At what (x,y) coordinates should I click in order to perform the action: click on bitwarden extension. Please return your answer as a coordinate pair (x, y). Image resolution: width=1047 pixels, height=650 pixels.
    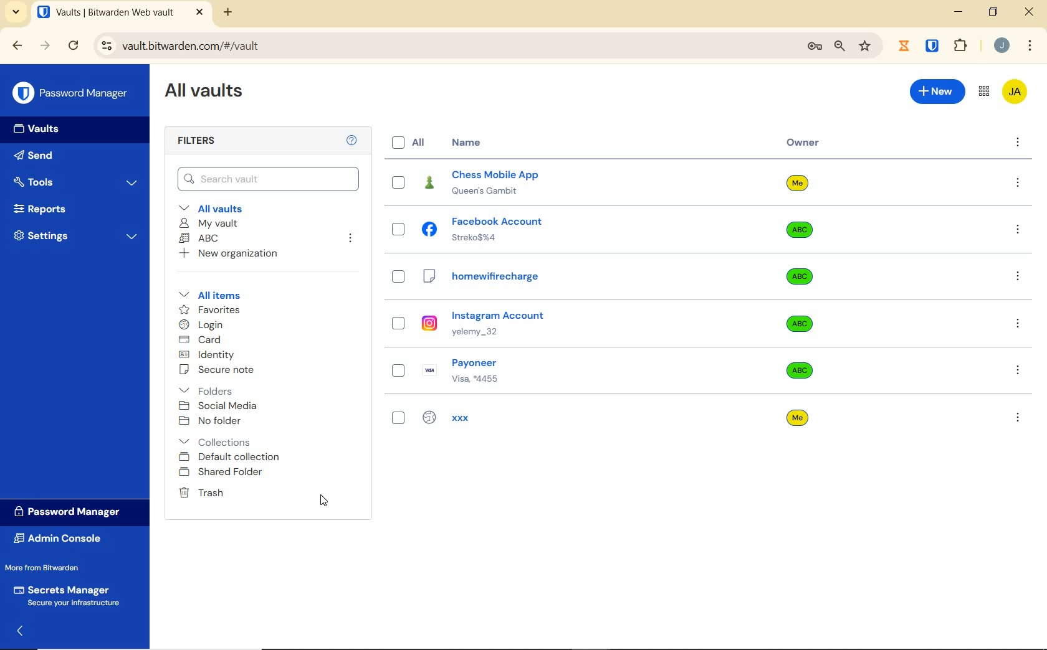
    Looking at the image, I should click on (933, 46).